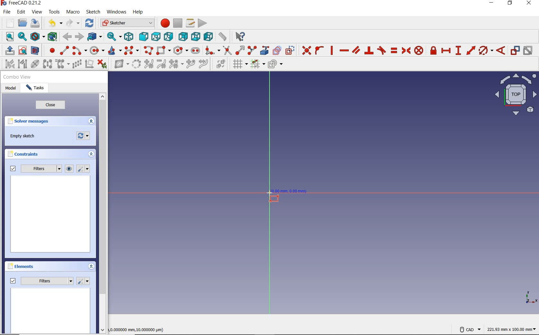  Describe the element at coordinates (8, 51) in the screenshot. I see `leave sketch` at that location.